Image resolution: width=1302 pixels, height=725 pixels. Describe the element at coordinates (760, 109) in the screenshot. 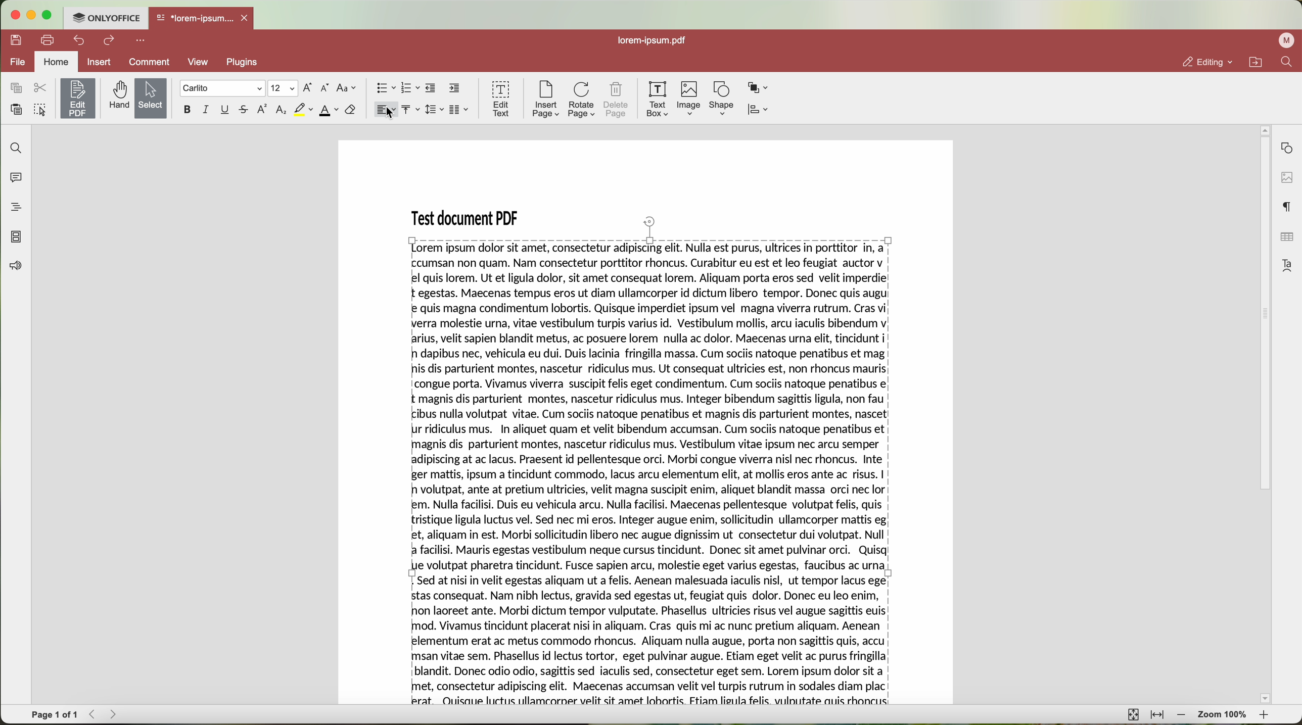

I see `align shape` at that location.